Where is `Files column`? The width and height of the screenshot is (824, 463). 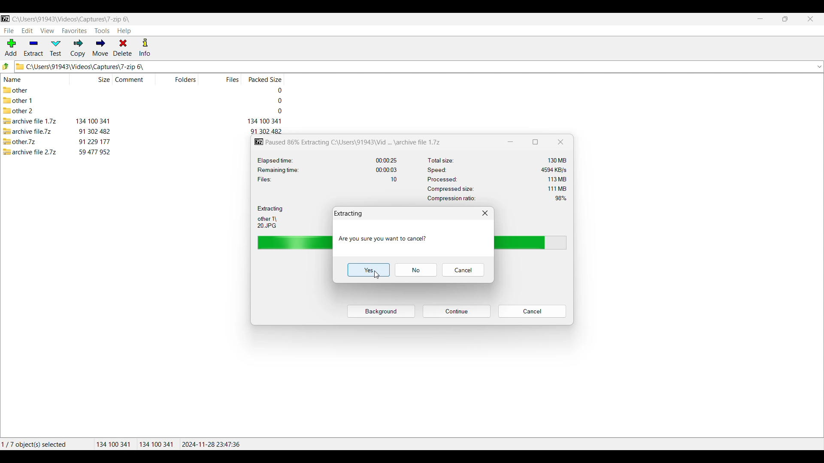
Files column is located at coordinates (230, 79).